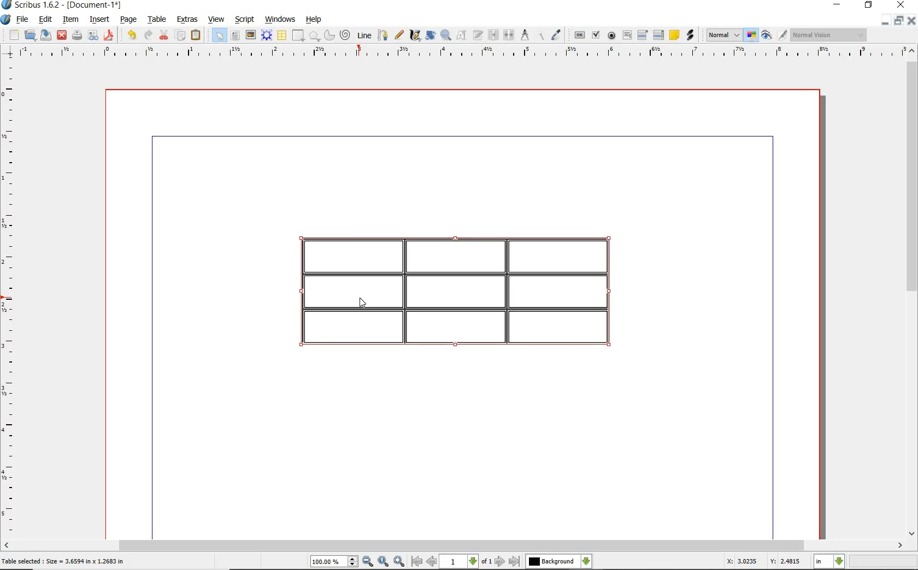 Image resolution: width=918 pixels, height=570 pixels. What do you see at coordinates (129, 20) in the screenshot?
I see `page` at bounding box center [129, 20].